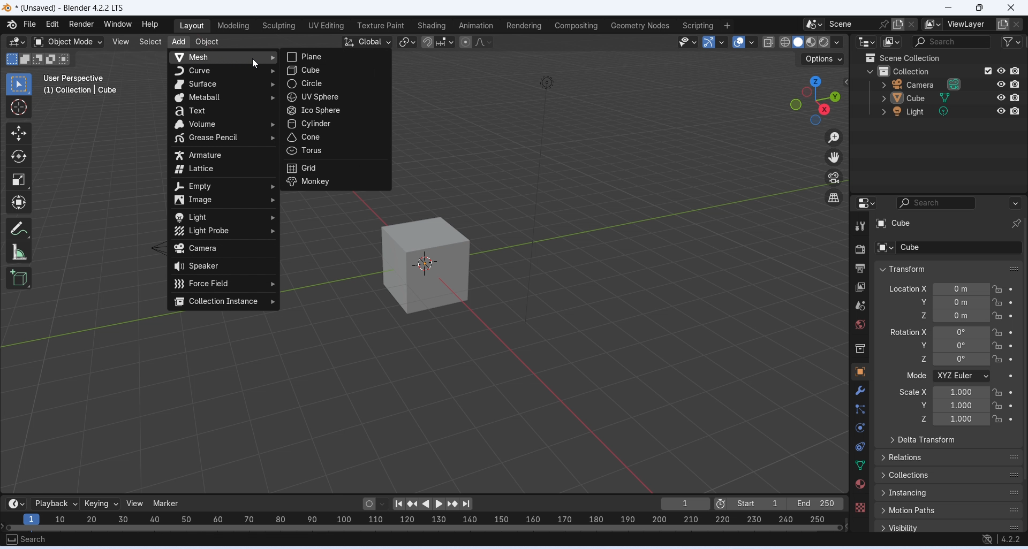 The height and width of the screenshot is (549, 1028). Describe the element at coordinates (948, 247) in the screenshot. I see `Cube` at that location.